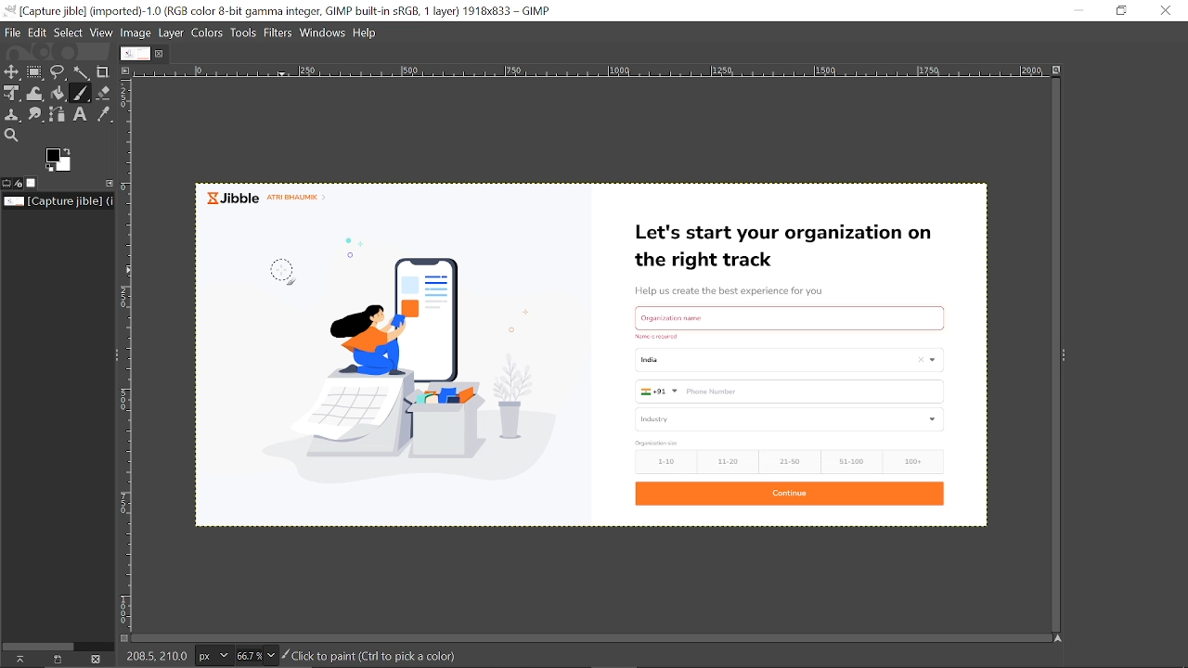 This screenshot has width=1188, height=668. What do you see at coordinates (58, 95) in the screenshot?
I see `bucket fill tool` at bounding box center [58, 95].